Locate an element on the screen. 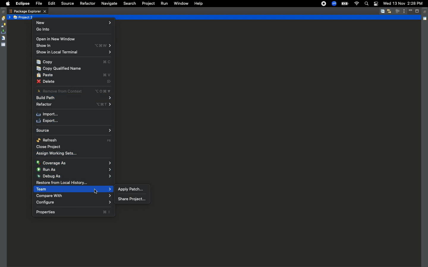 The width and height of the screenshot is (428, 267). Window is located at coordinates (180, 3).